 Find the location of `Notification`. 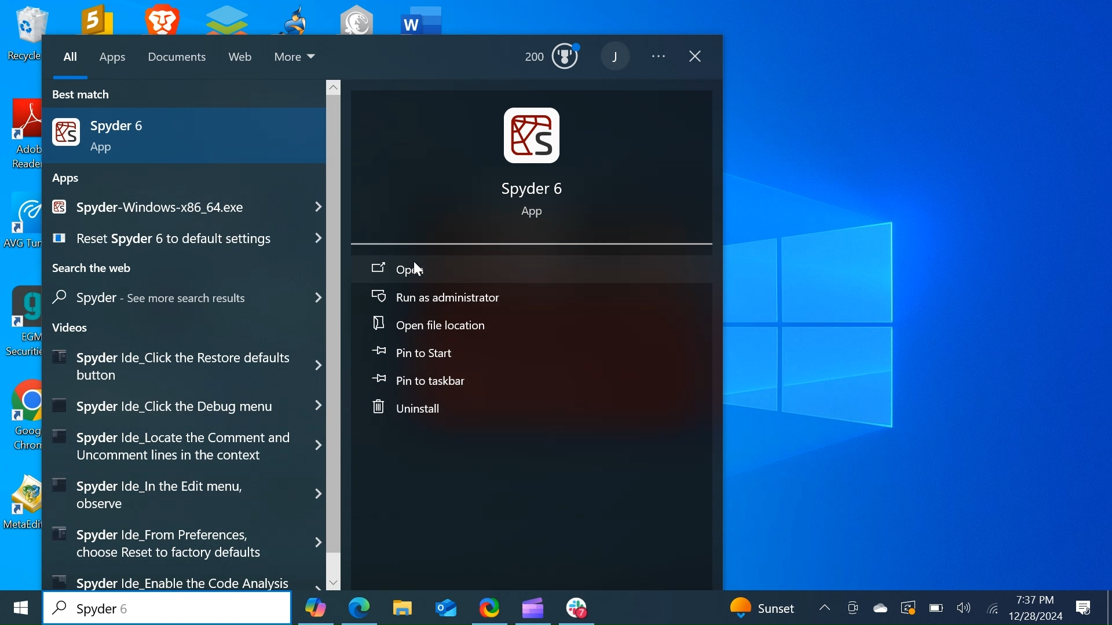

Notification is located at coordinates (1084, 607).